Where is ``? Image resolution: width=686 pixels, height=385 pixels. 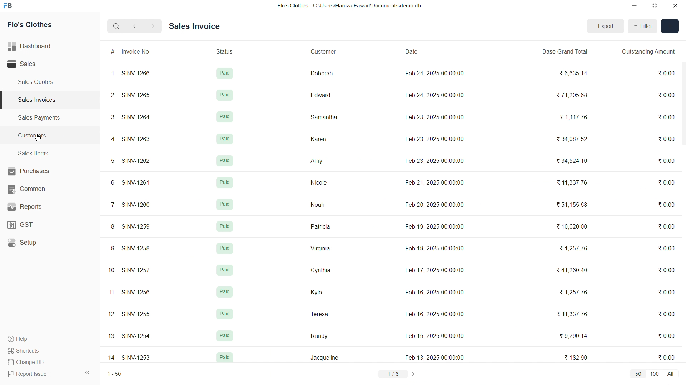  is located at coordinates (225, 358).